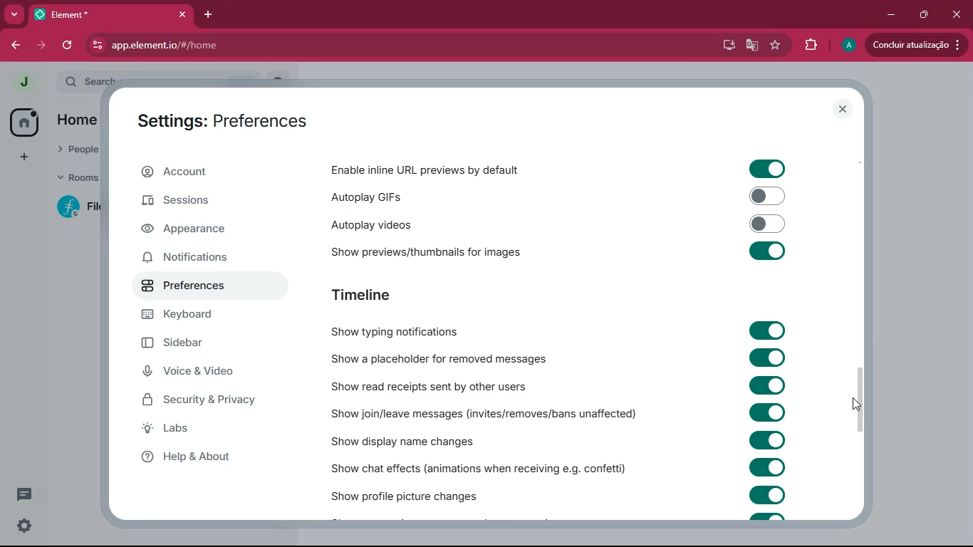  What do you see at coordinates (402, 223) in the screenshot?
I see `autoplay videos` at bounding box center [402, 223].